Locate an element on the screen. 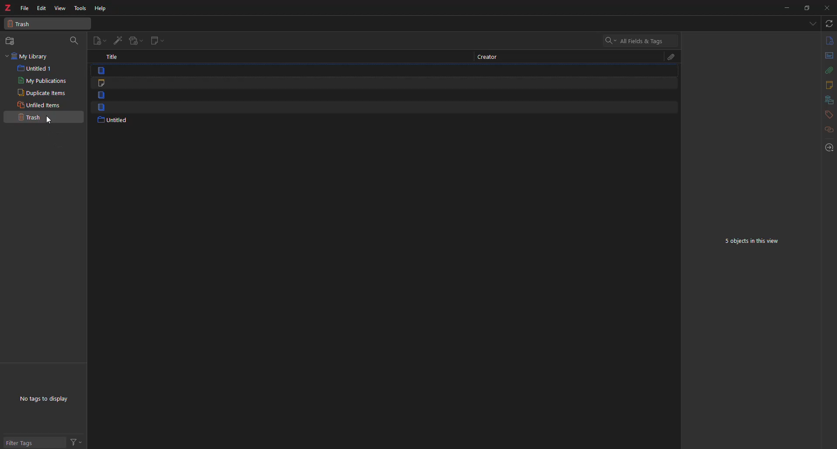 This screenshot has width=837, height=449. new collection is located at coordinates (13, 41).